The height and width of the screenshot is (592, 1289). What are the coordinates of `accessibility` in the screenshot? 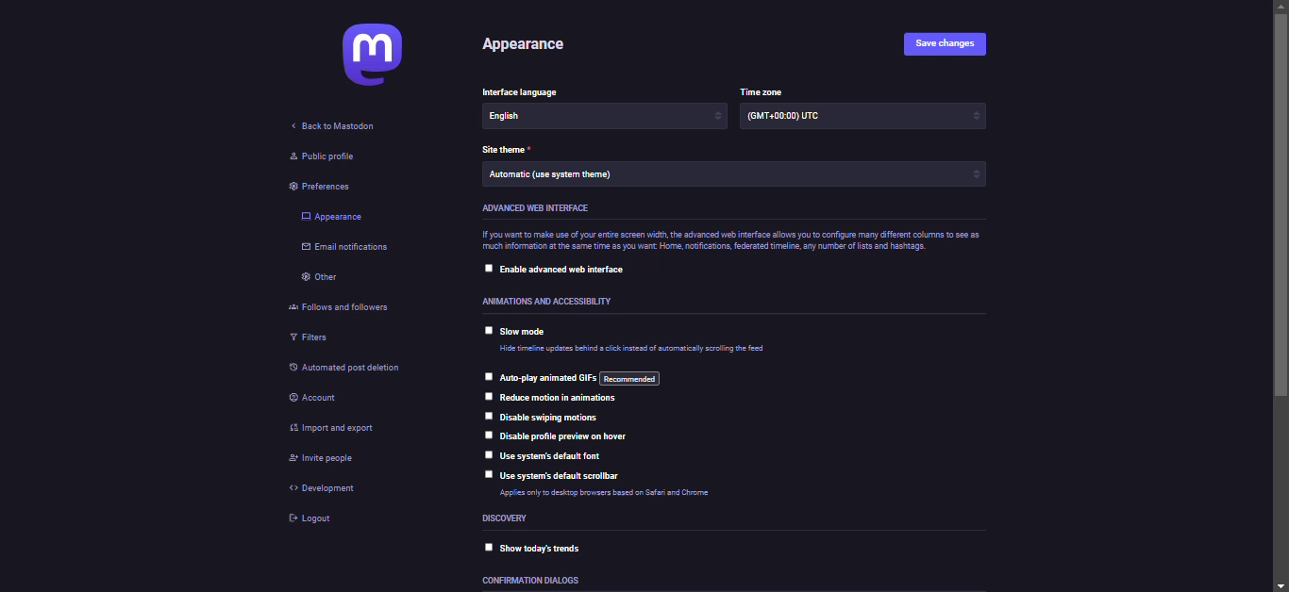 It's located at (541, 302).